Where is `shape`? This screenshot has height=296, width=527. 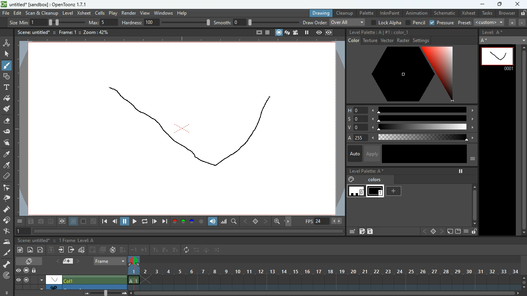 shape is located at coordinates (5, 76).